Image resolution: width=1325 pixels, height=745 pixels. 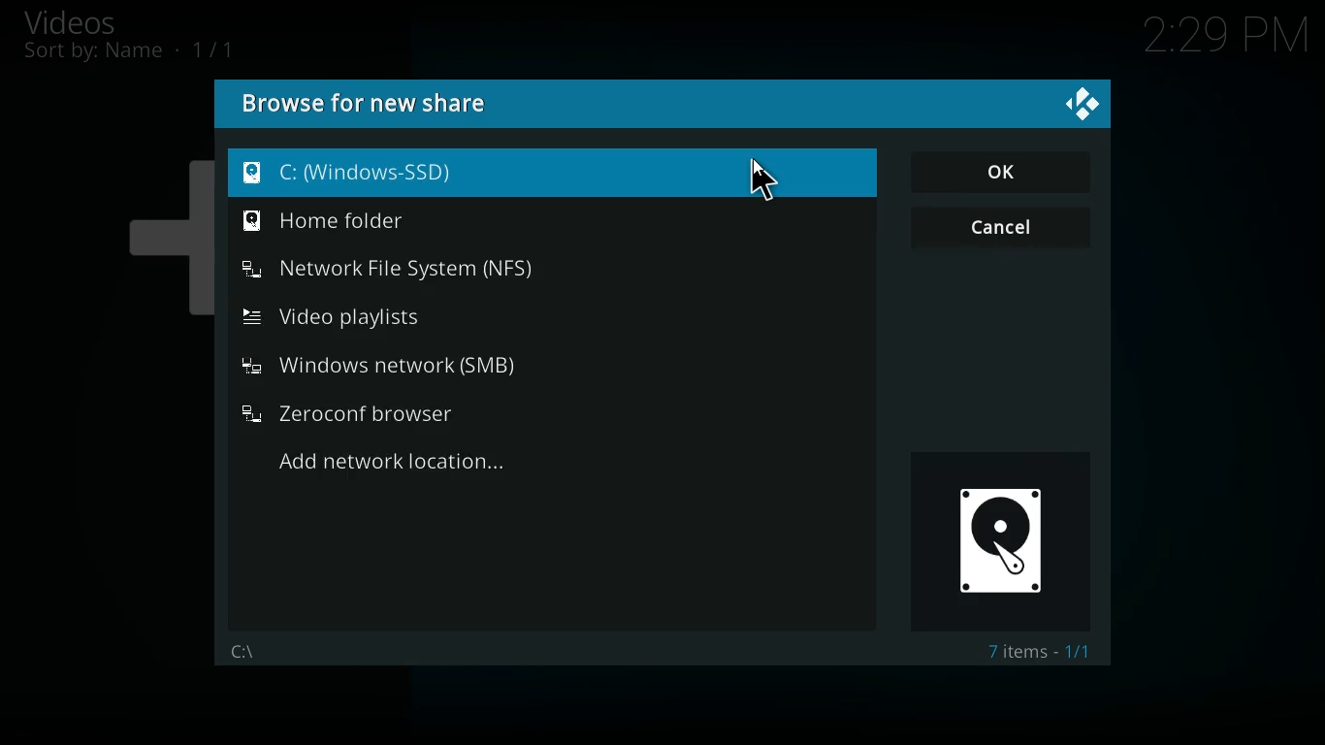 I want to click on add network location, so click(x=419, y=466).